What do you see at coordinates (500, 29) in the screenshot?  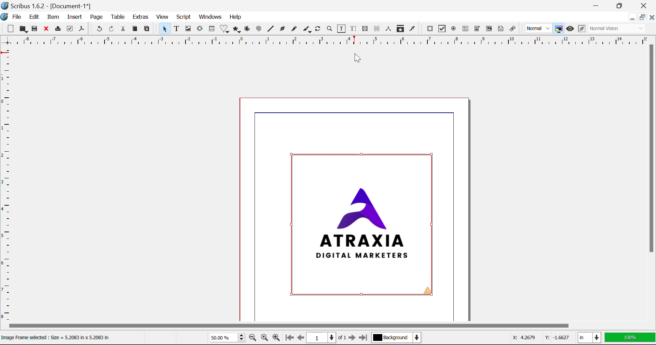 I see `Text Annotation` at bounding box center [500, 29].